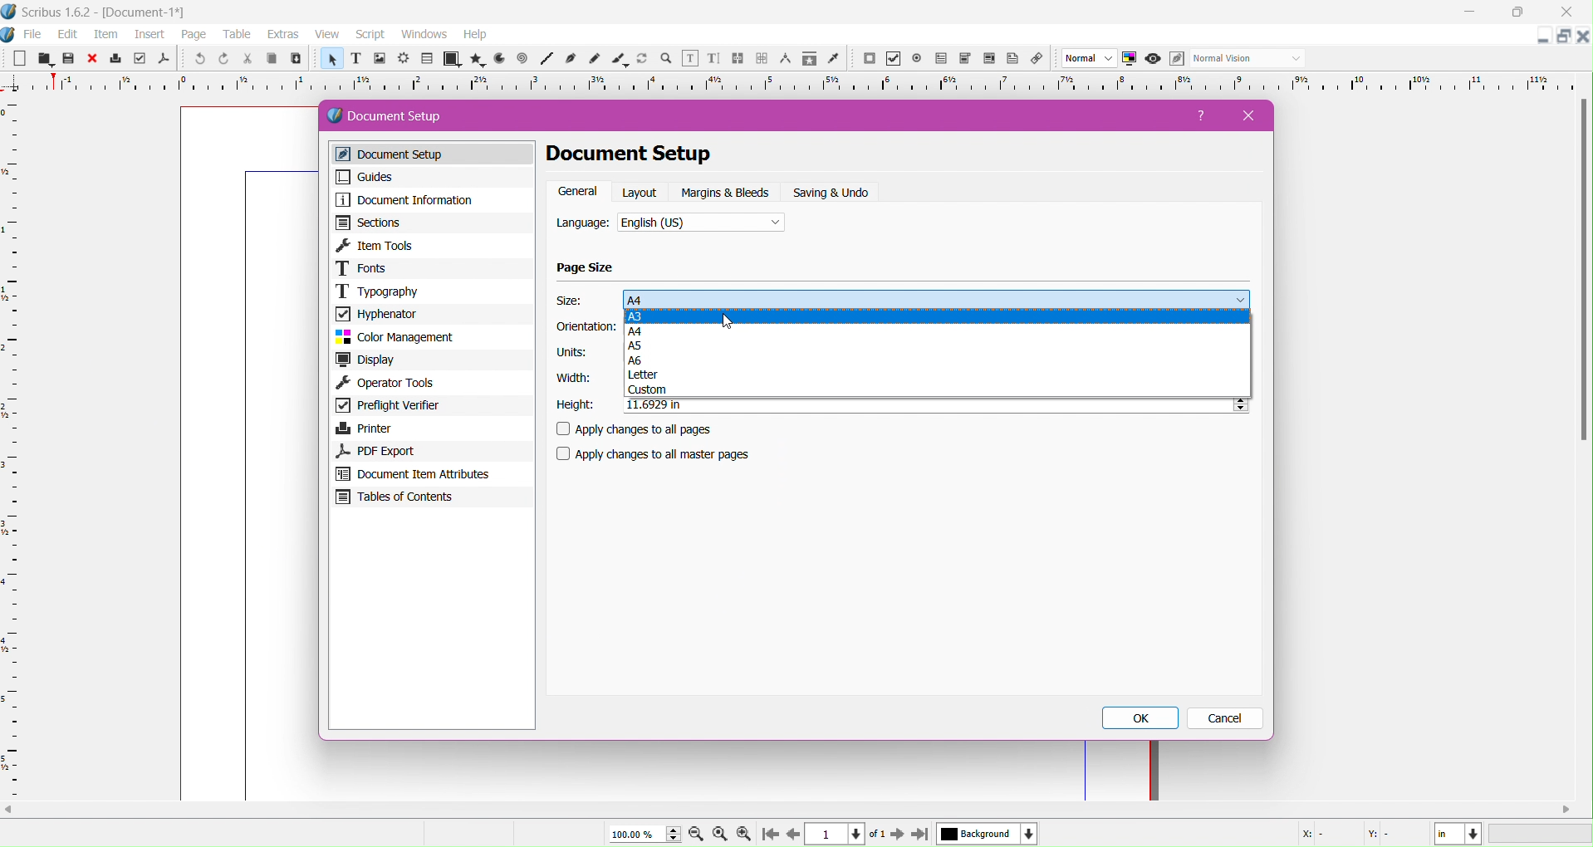  I want to click on A6, so click(938, 361).